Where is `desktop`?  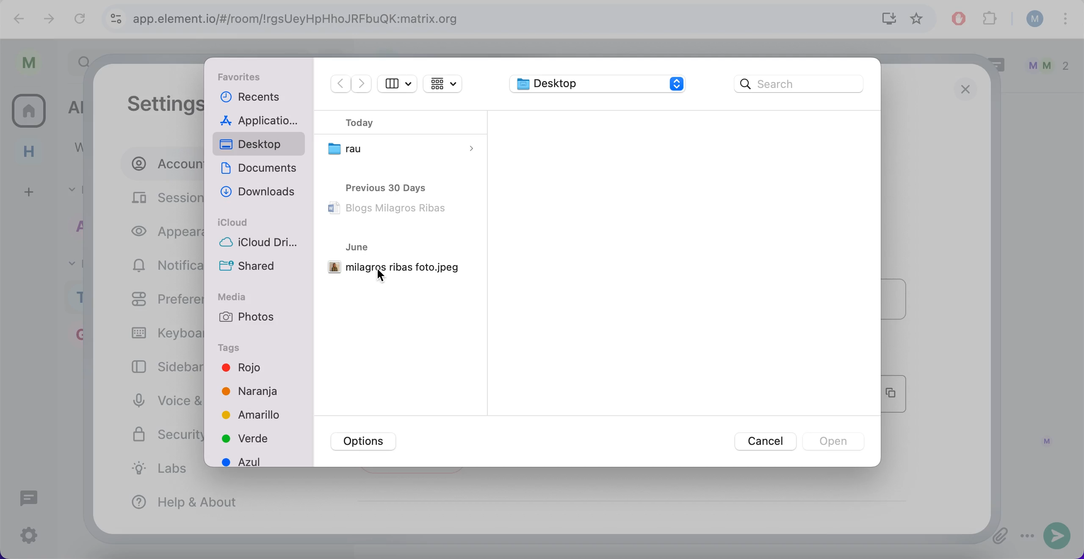
desktop is located at coordinates (599, 85).